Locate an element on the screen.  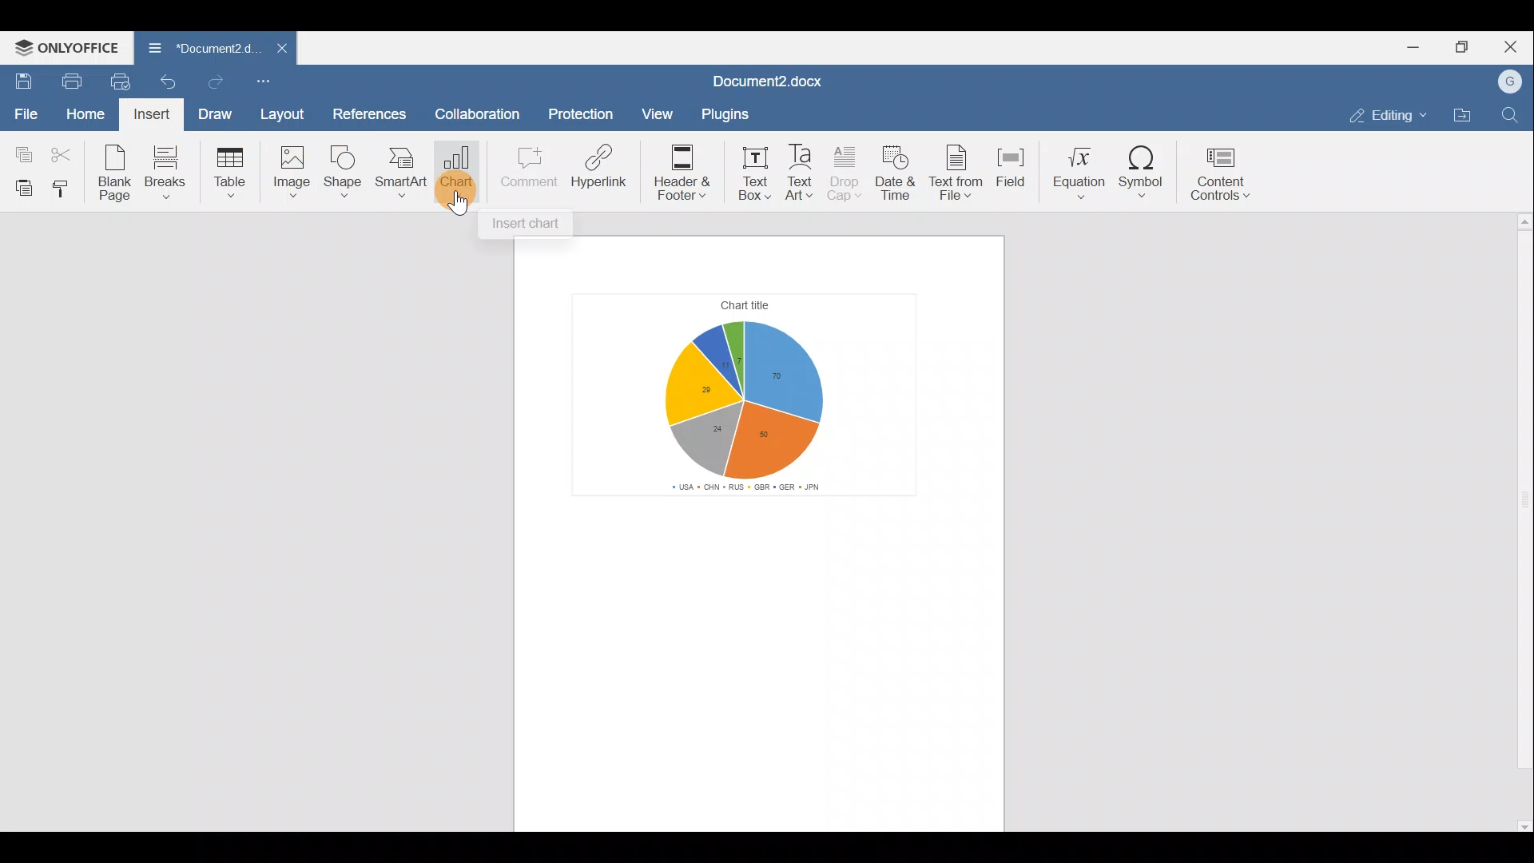
ONLYOFFICE Menu is located at coordinates (68, 48).